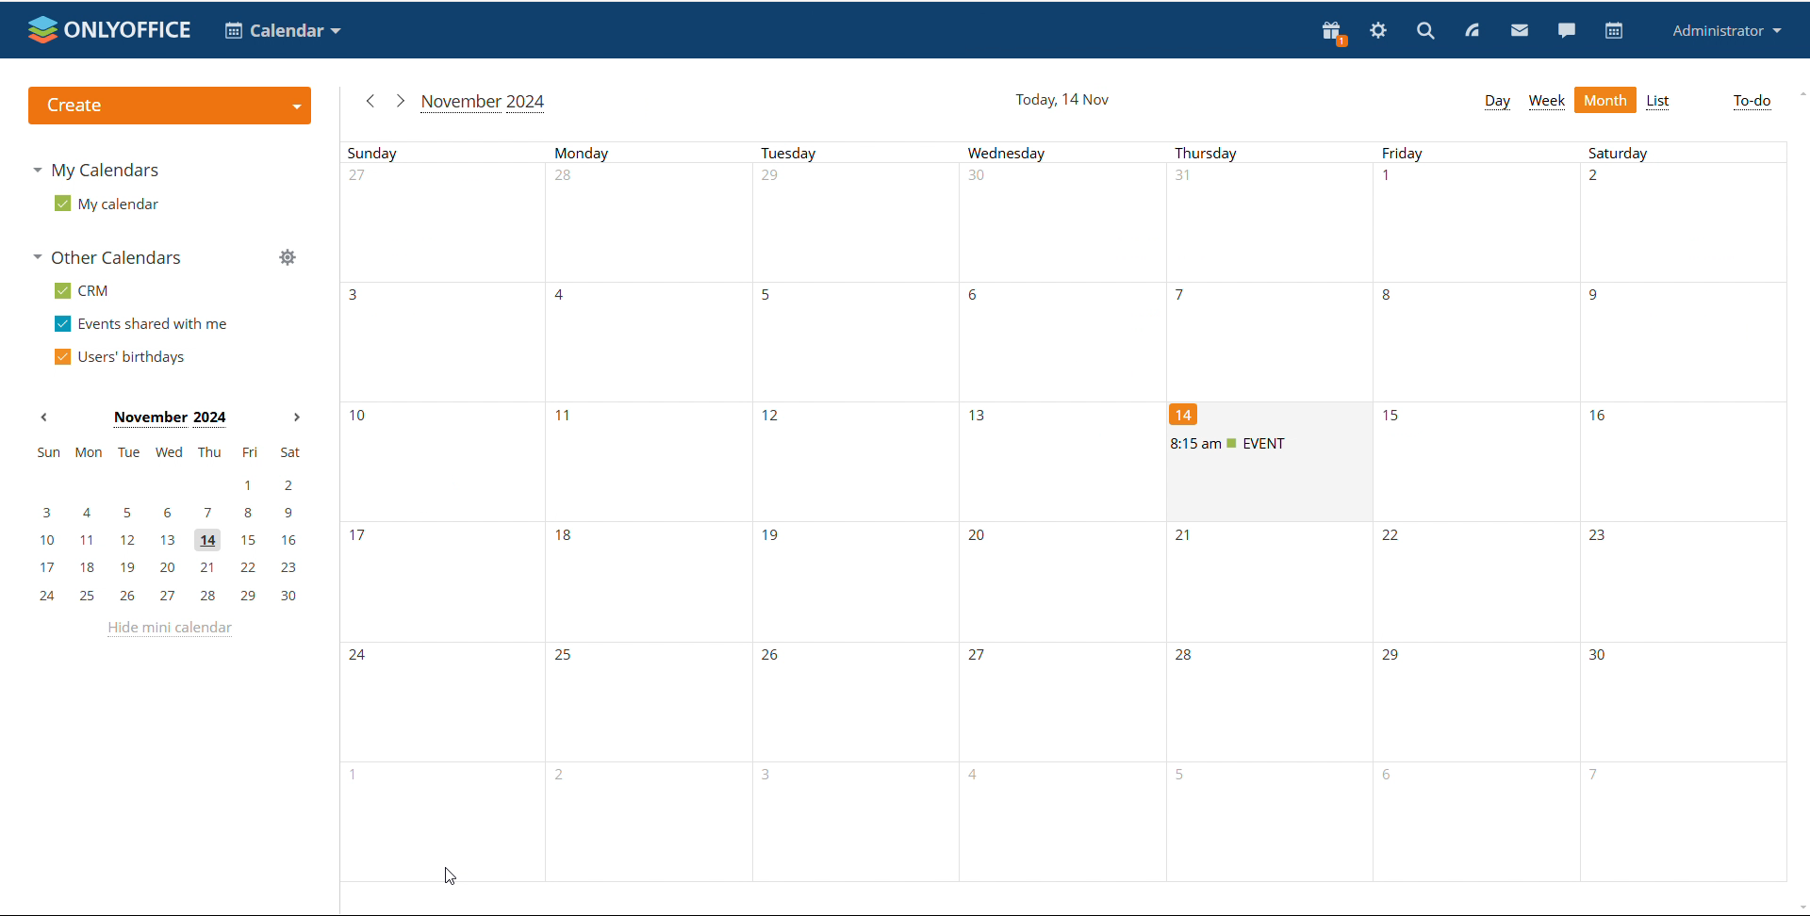 This screenshot has height=916, width=1810. What do you see at coordinates (82, 292) in the screenshot?
I see `crm` at bounding box center [82, 292].